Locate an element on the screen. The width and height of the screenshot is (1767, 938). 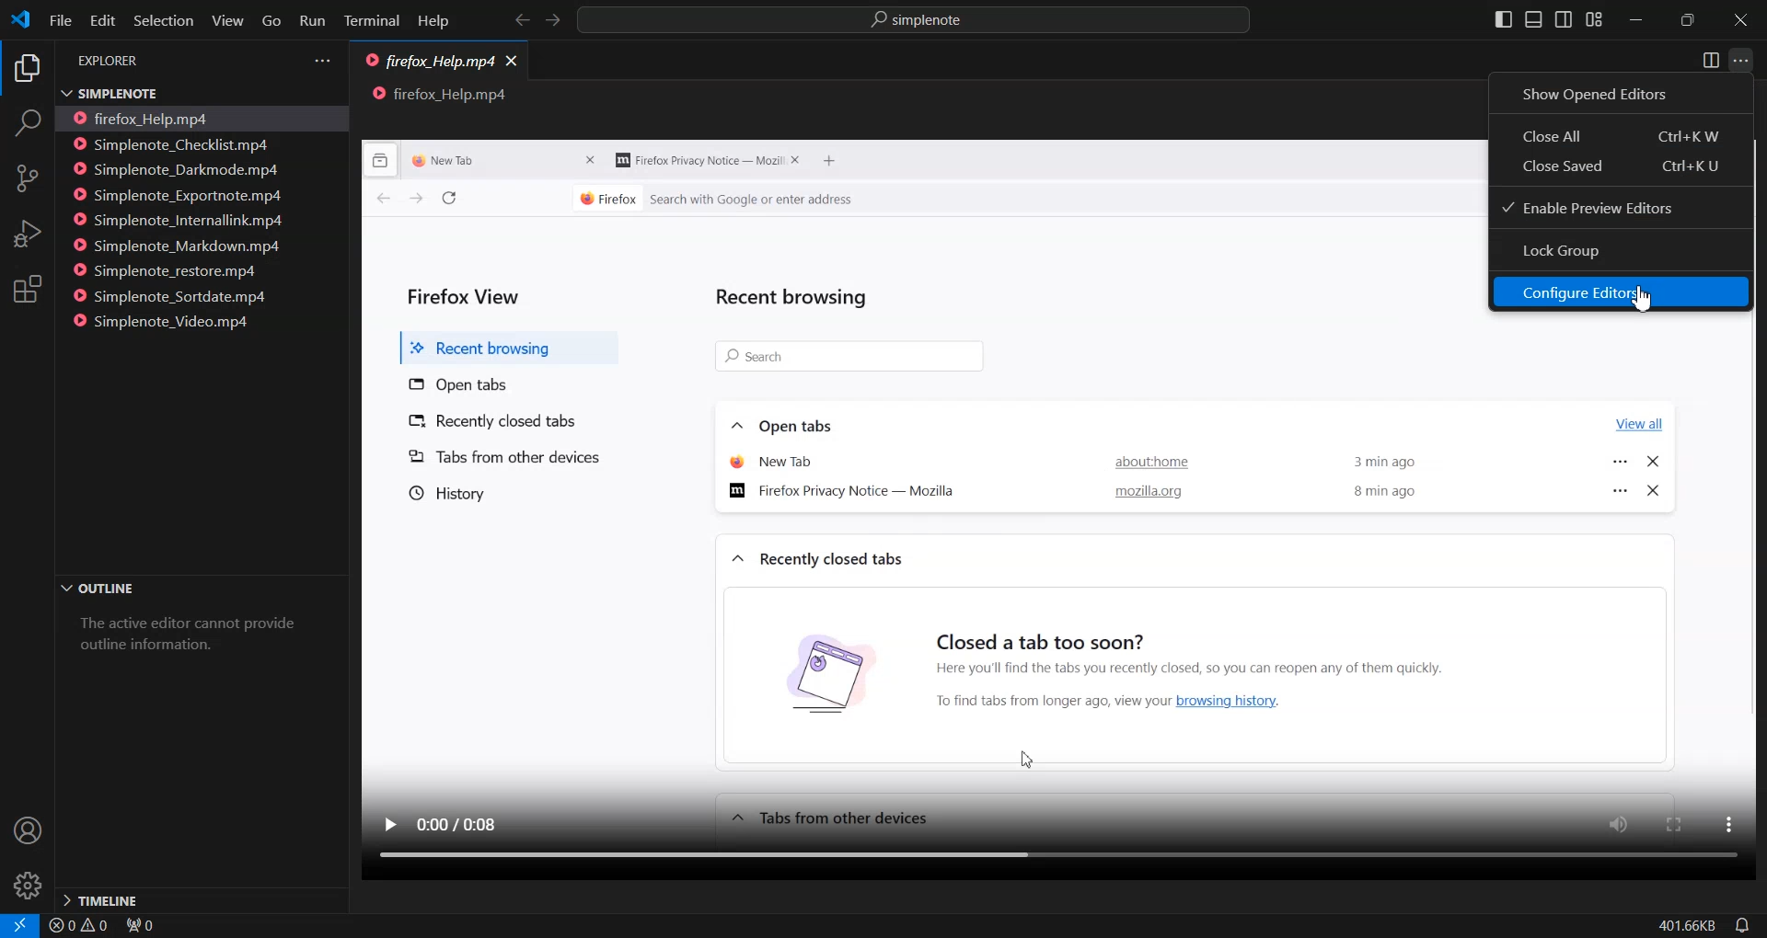
Close all ctrl+KW is located at coordinates (1620, 135).